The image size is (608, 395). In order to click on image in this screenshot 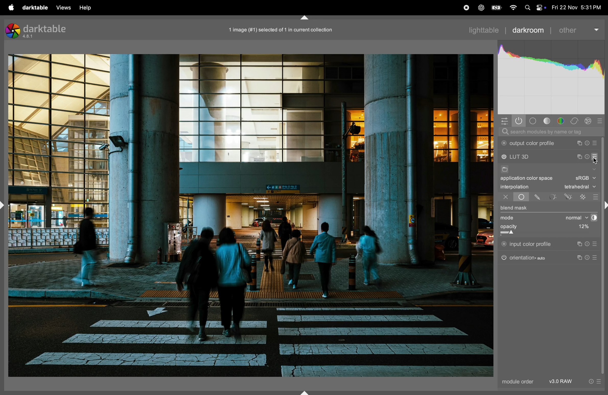, I will do `click(251, 215)`.